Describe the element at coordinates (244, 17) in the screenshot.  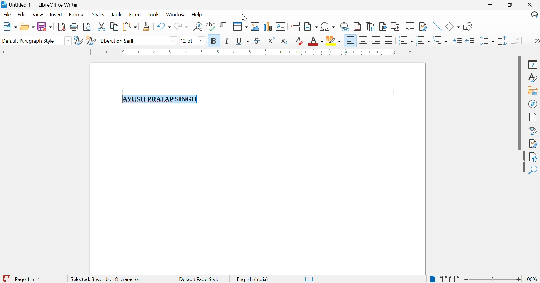
I see `Cursor` at that location.